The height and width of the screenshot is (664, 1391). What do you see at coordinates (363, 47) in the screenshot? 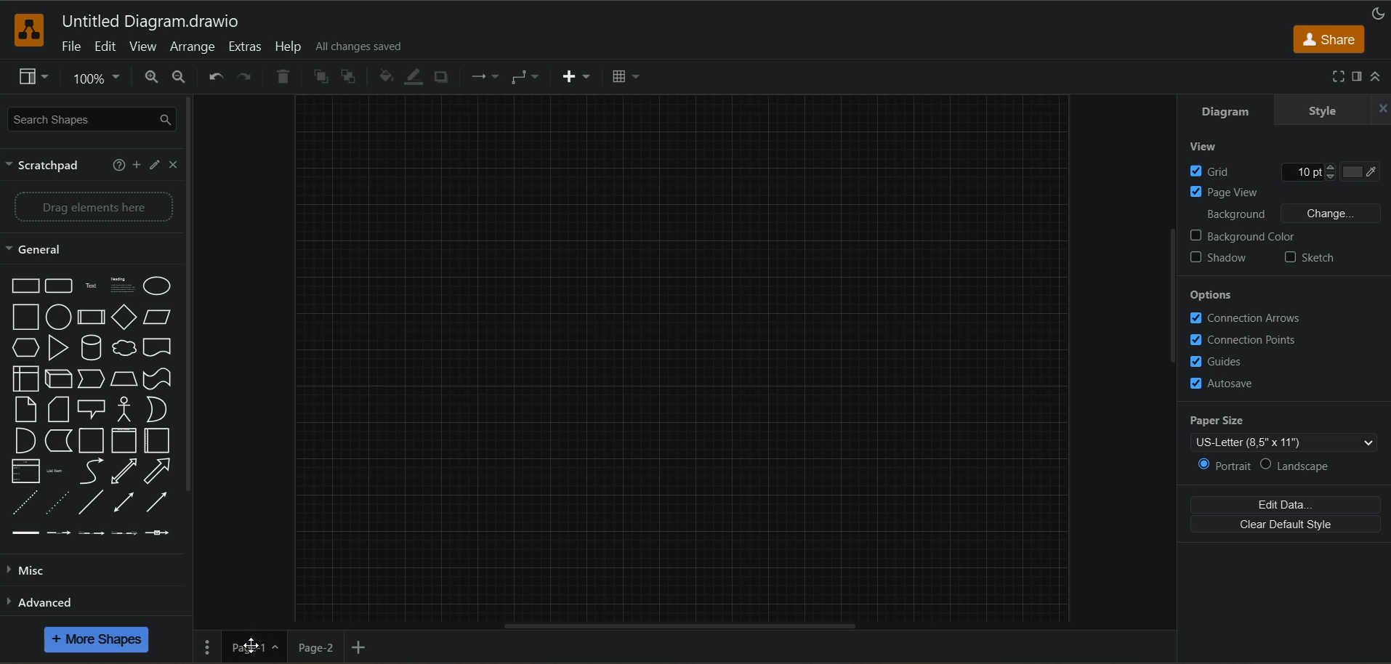
I see `all changes saved` at bounding box center [363, 47].